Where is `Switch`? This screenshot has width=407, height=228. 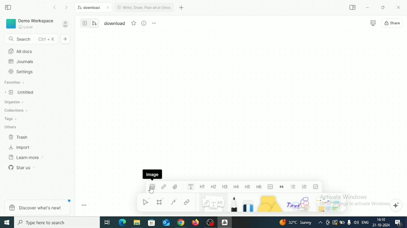 Switch is located at coordinates (89, 23).